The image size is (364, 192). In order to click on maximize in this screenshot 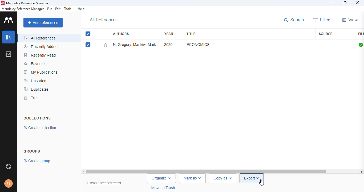, I will do `click(345, 3)`.